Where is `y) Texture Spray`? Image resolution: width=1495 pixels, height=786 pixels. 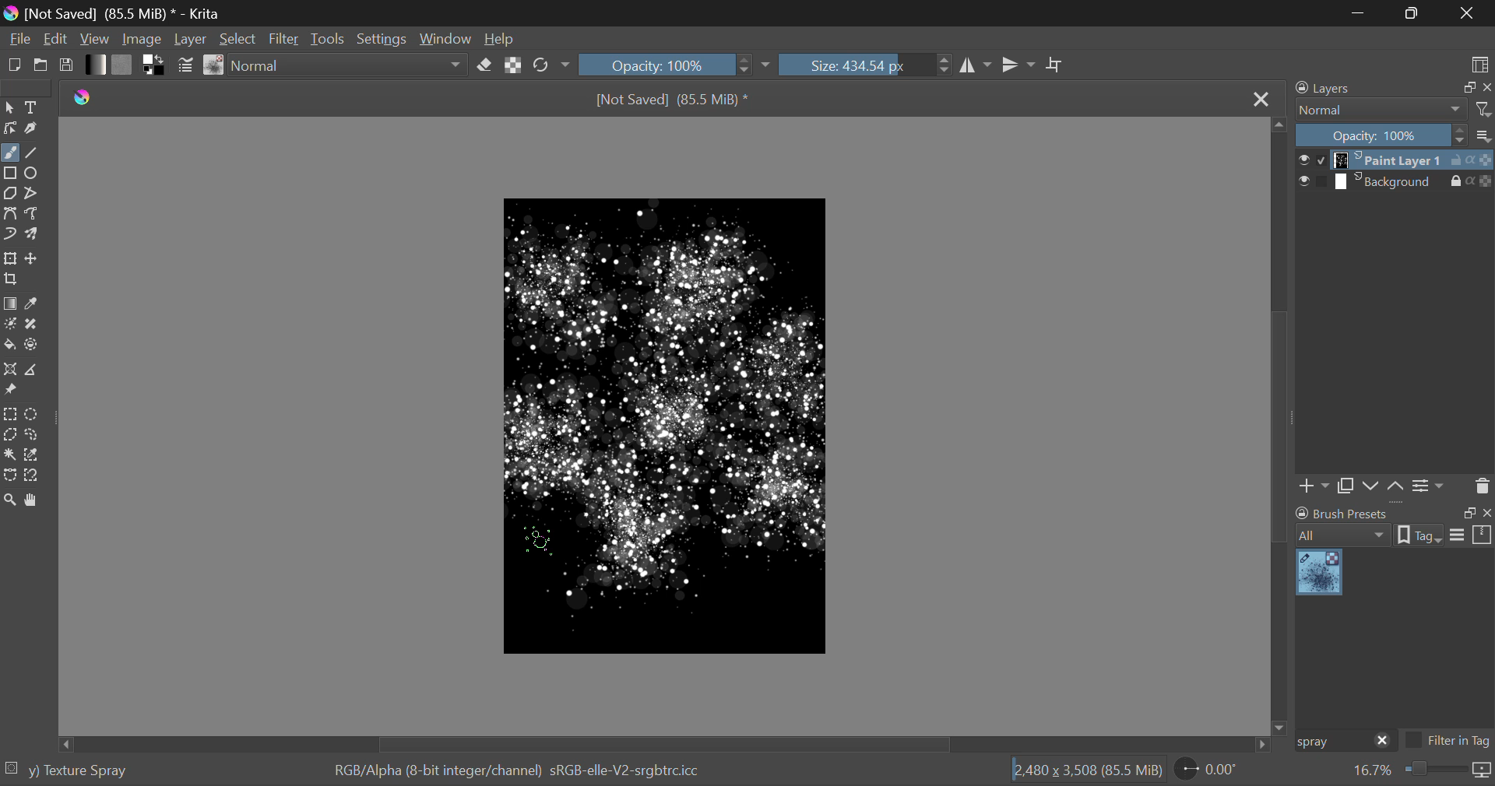
y) Texture Spray is located at coordinates (78, 771).